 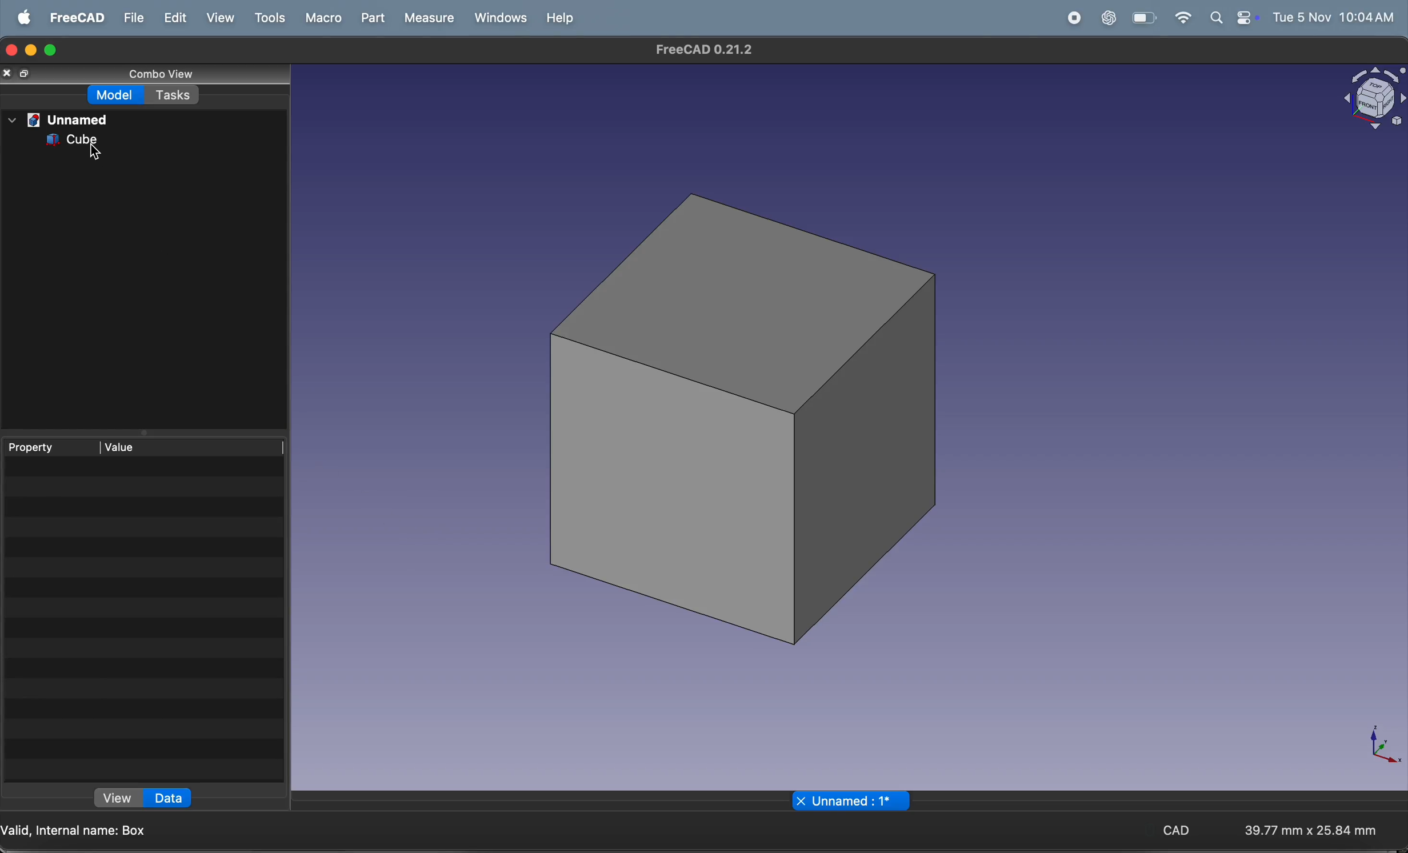 What do you see at coordinates (76, 17) in the screenshot?
I see `freecad` at bounding box center [76, 17].